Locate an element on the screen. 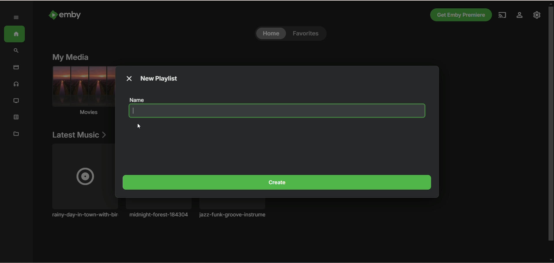  cursor is located at coordinates (139, 126).